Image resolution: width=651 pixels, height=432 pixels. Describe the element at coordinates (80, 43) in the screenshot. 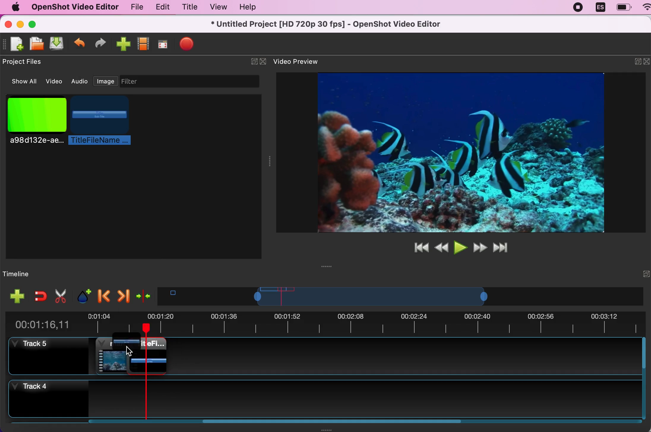

I see `undo` at that location.